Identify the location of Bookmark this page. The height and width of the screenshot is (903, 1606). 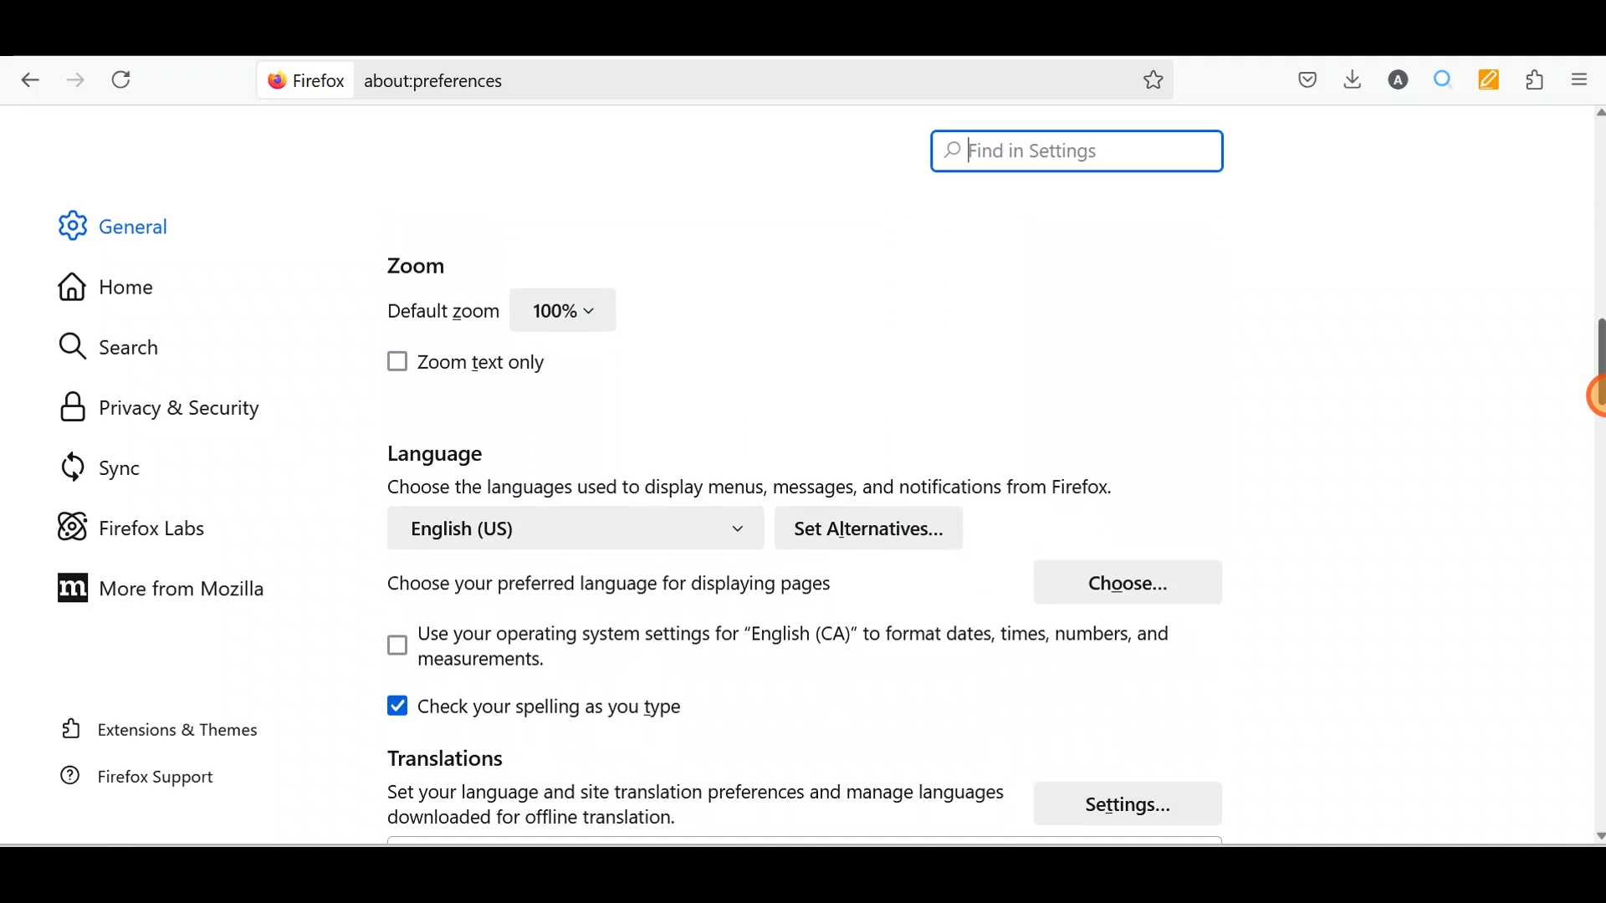
(1140, 79).